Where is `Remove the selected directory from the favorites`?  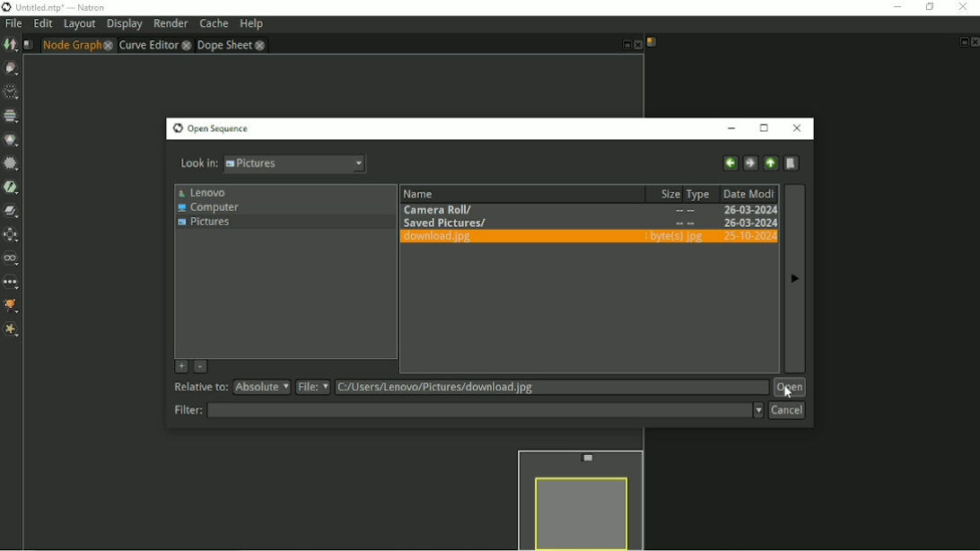
Remove the selected directory from the favorites is located at coordinates (199, 367).